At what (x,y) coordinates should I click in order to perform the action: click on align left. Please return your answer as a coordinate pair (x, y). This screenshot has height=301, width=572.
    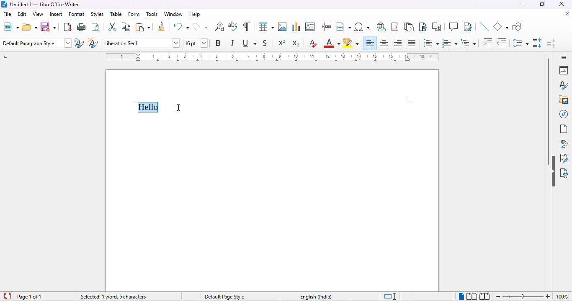
    Looking at the image, I should click on (370, 43).